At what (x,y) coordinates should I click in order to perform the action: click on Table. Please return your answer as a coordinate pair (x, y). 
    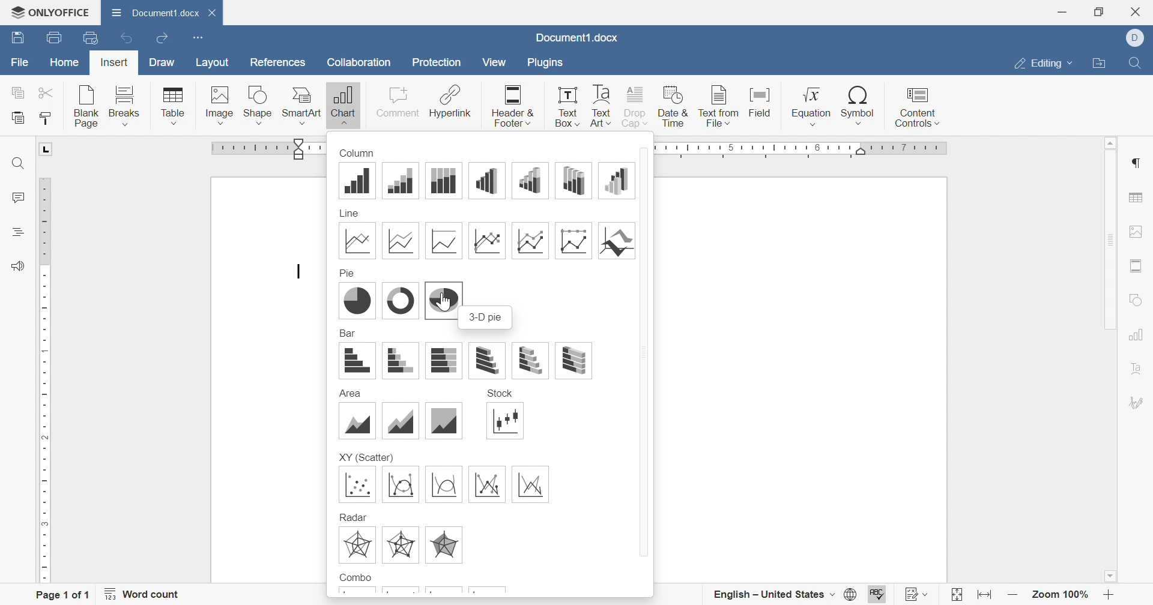
    Looking at the image, I should click on (173, 105).